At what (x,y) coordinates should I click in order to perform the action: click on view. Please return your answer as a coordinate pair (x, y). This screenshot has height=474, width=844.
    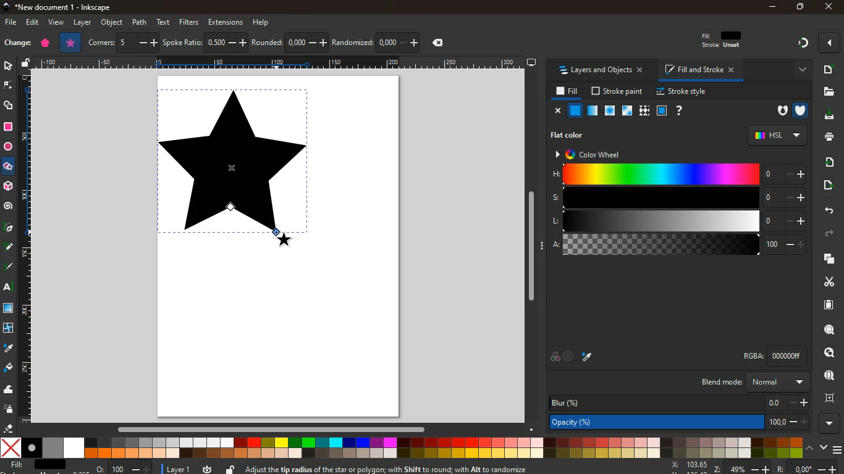
    Looking at the image, I should click on (57, 22).